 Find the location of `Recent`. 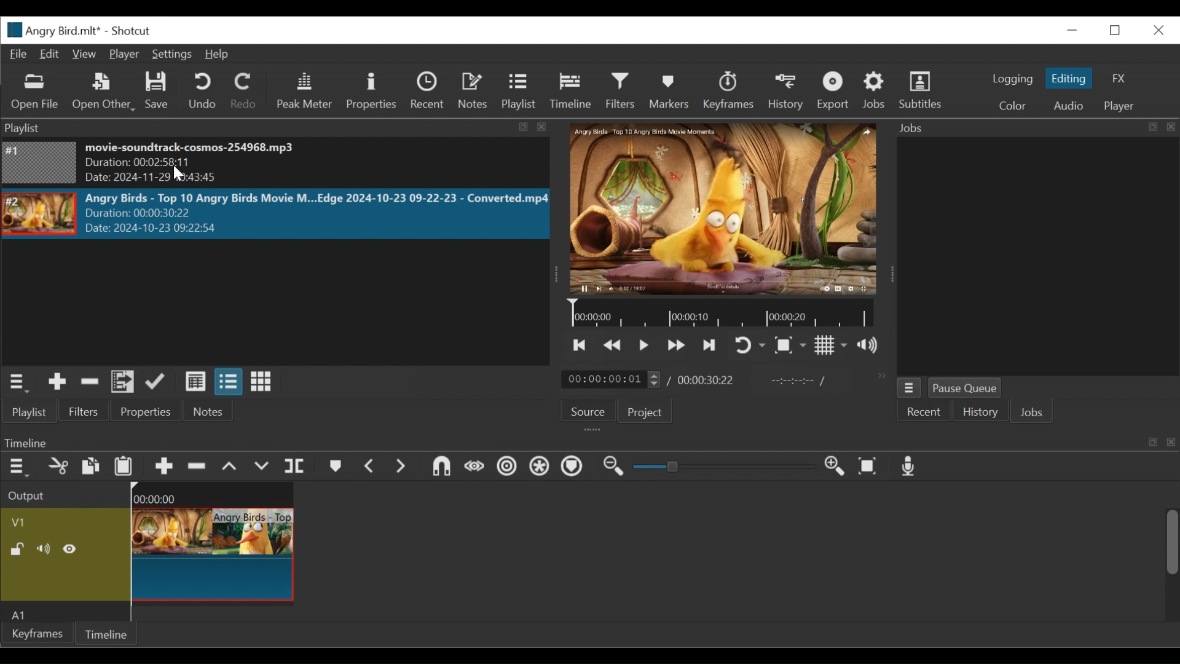

Recent is located at coordinates (427, 91).